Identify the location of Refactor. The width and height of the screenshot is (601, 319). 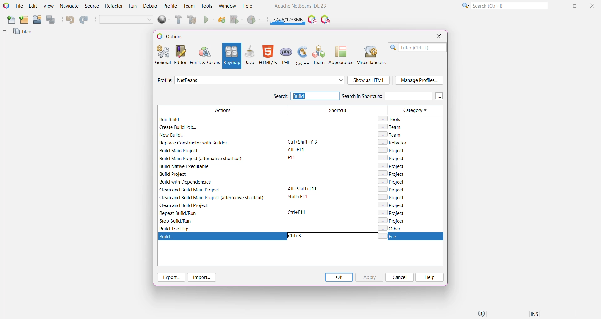
(115, 7).